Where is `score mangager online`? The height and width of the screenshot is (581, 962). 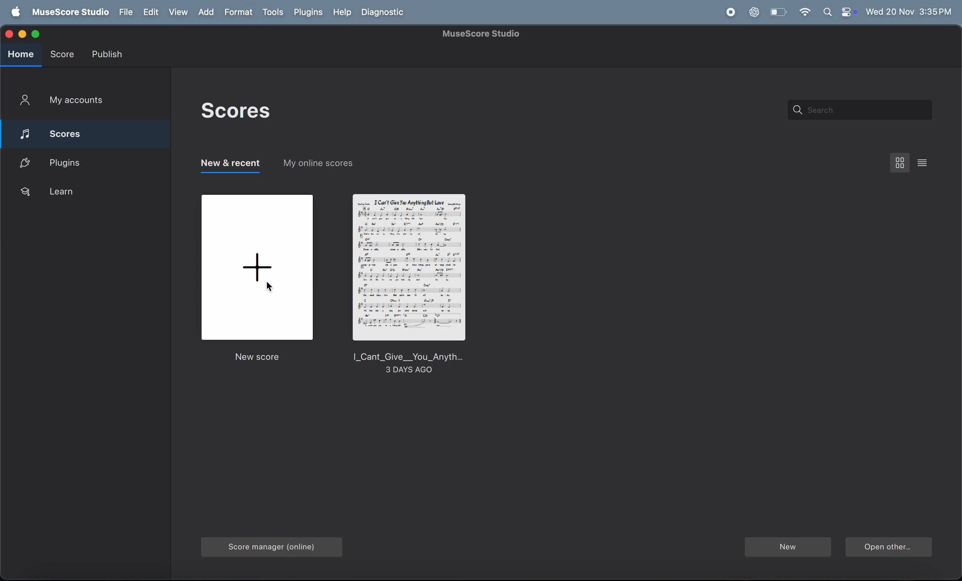
score mangager online is located at coordinates (275, 544).